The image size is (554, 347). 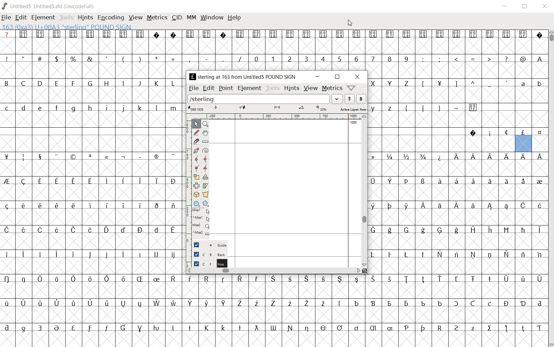 I want to click on Symbol, so click(x=490, y=255).